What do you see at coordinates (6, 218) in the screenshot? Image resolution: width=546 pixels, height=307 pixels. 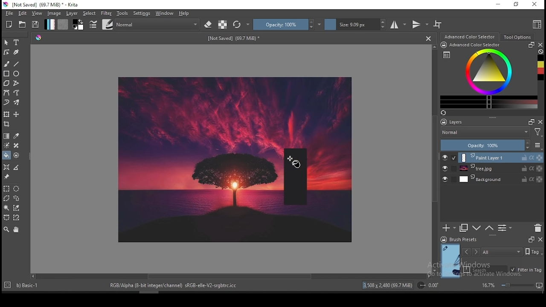 I see `bezier curve selection tool` at bounding box center [6, 218].